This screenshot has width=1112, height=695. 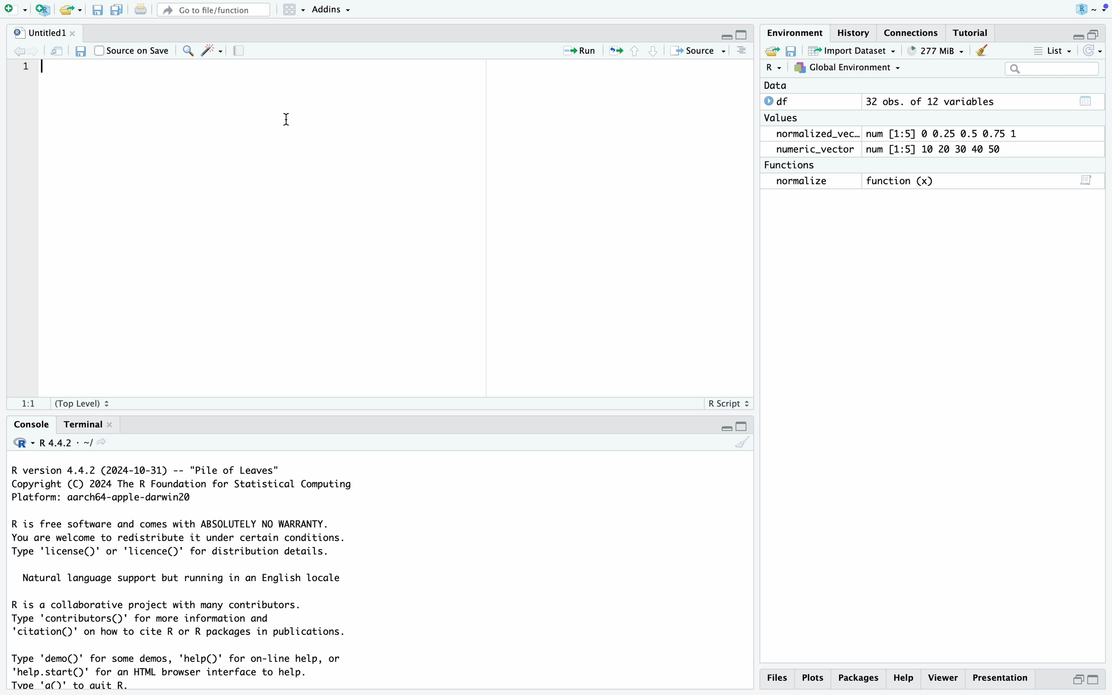 What do you see at coordinates (813, 134) in the screenshot?
I see `normalized_vec..` at bounding box center [813, 134].